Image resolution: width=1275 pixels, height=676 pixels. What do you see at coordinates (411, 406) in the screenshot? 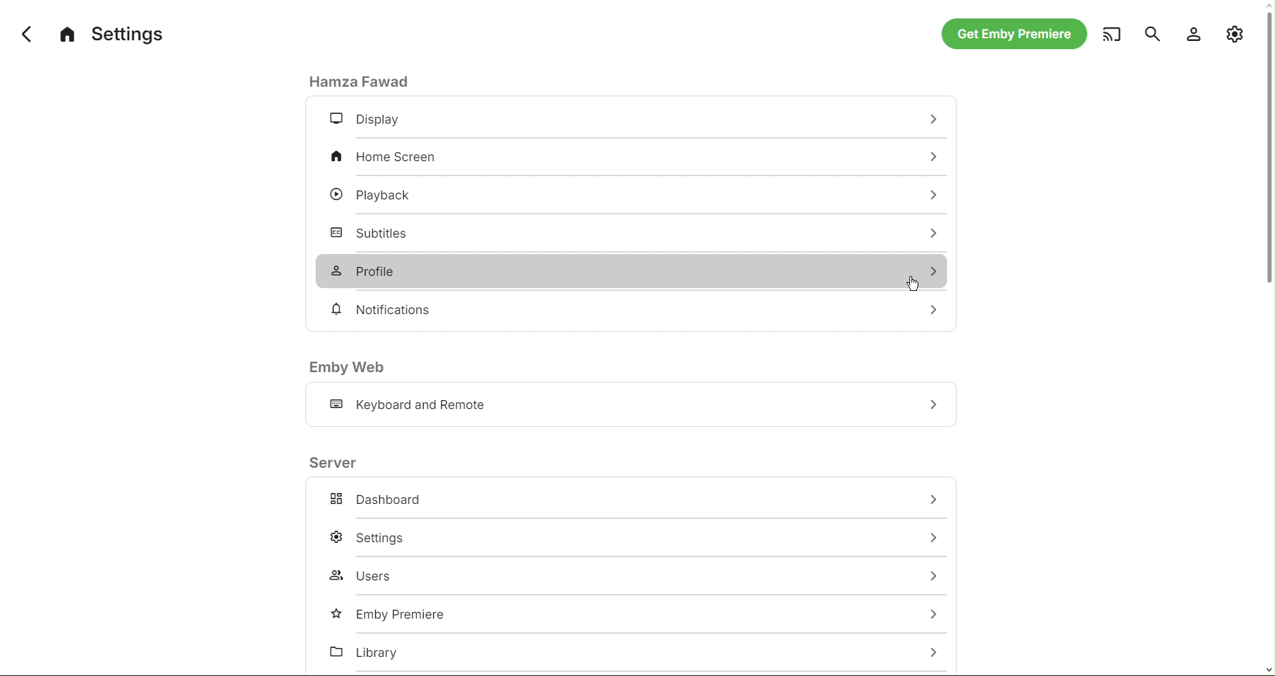
I see `Keyboard and Remote` at bounding box center [411, 406].